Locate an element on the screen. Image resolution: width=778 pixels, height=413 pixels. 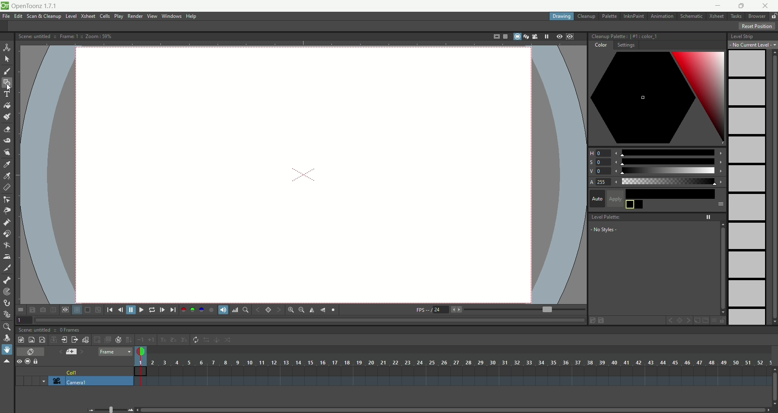
no current level is located at coordinates (753, 45).